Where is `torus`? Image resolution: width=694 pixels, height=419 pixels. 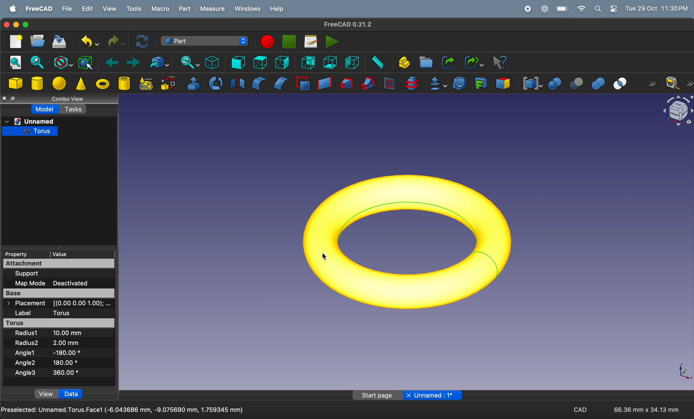
torus is located at coordinates (103, 85).